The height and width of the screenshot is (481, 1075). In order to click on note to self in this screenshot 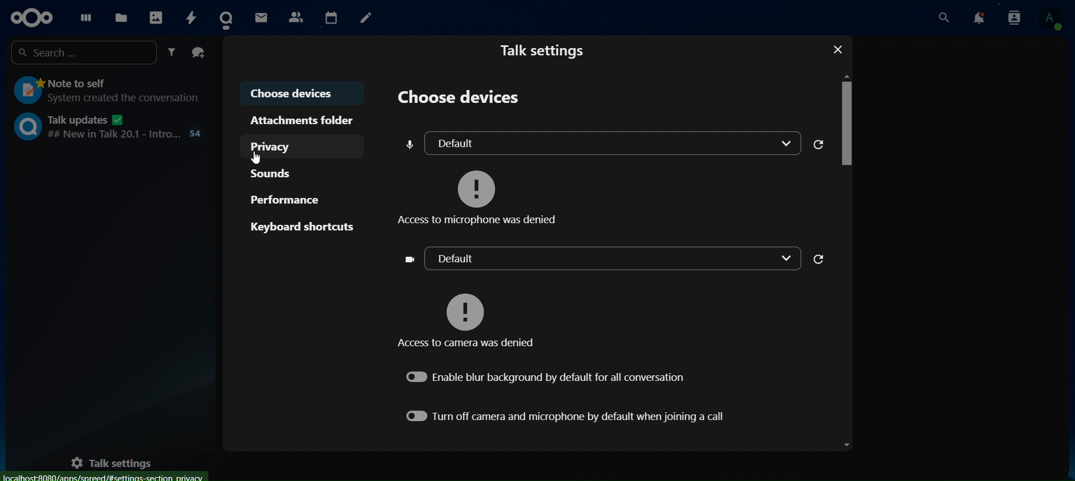, I will do `click(105, 91)`.